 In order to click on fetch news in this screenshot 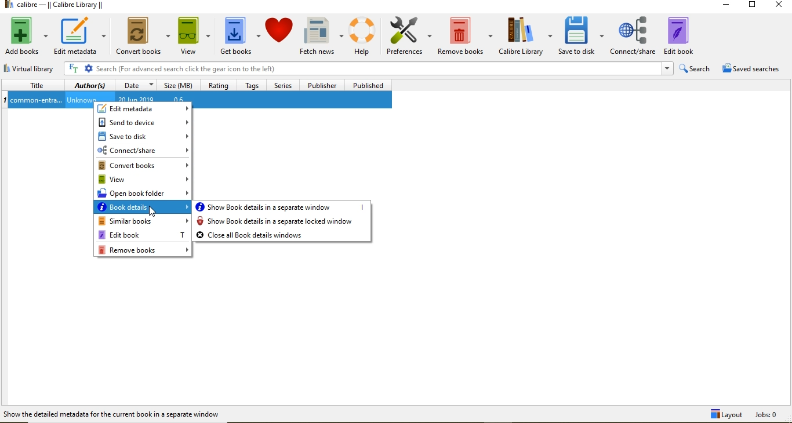, I will do `click(323, 35)`.